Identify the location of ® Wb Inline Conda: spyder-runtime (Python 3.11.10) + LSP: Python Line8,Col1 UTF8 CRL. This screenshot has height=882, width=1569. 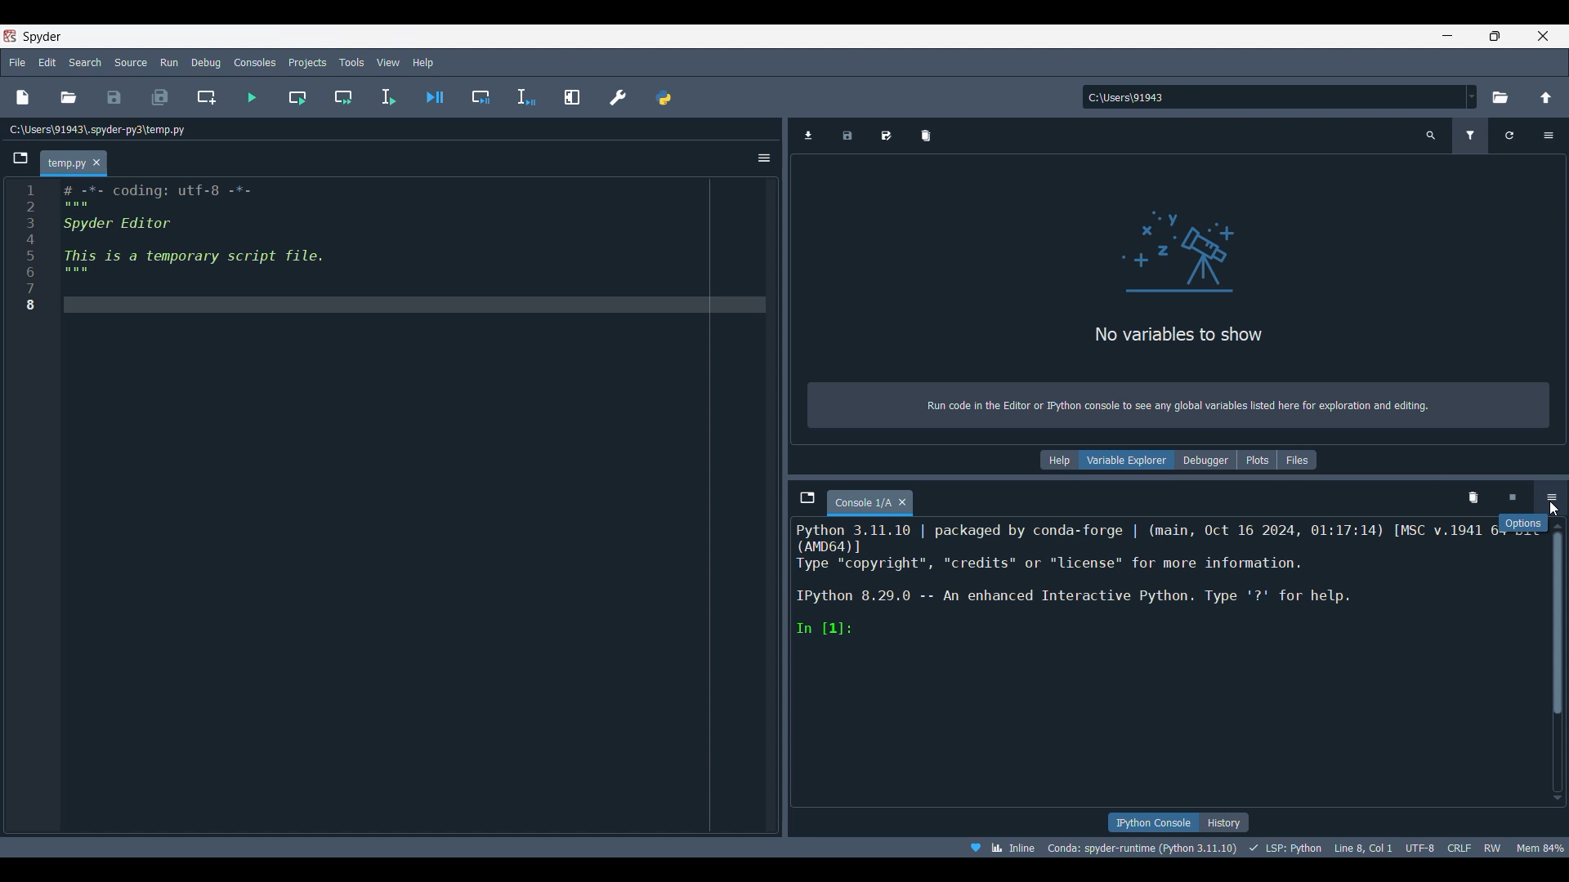
(1200, 846).